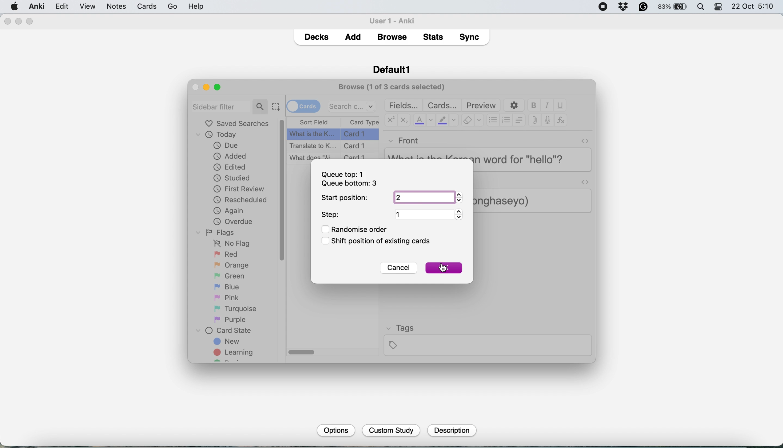 The height and width of the screenshot is (448, 783). I want to click on step:, so click(332, 215).